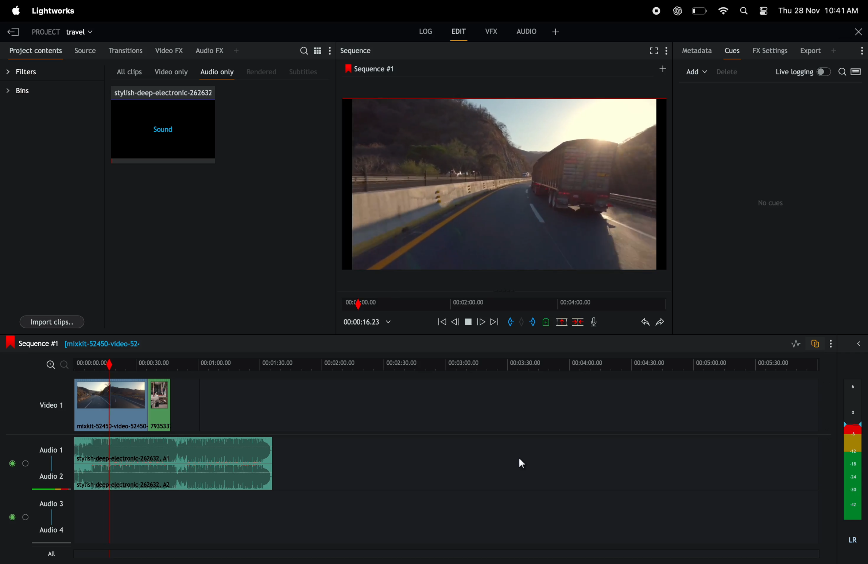 This screenshot has height=564, width=868. Describe the element at coordinates (369, 302) in the screenshot. I see `time` at that location.